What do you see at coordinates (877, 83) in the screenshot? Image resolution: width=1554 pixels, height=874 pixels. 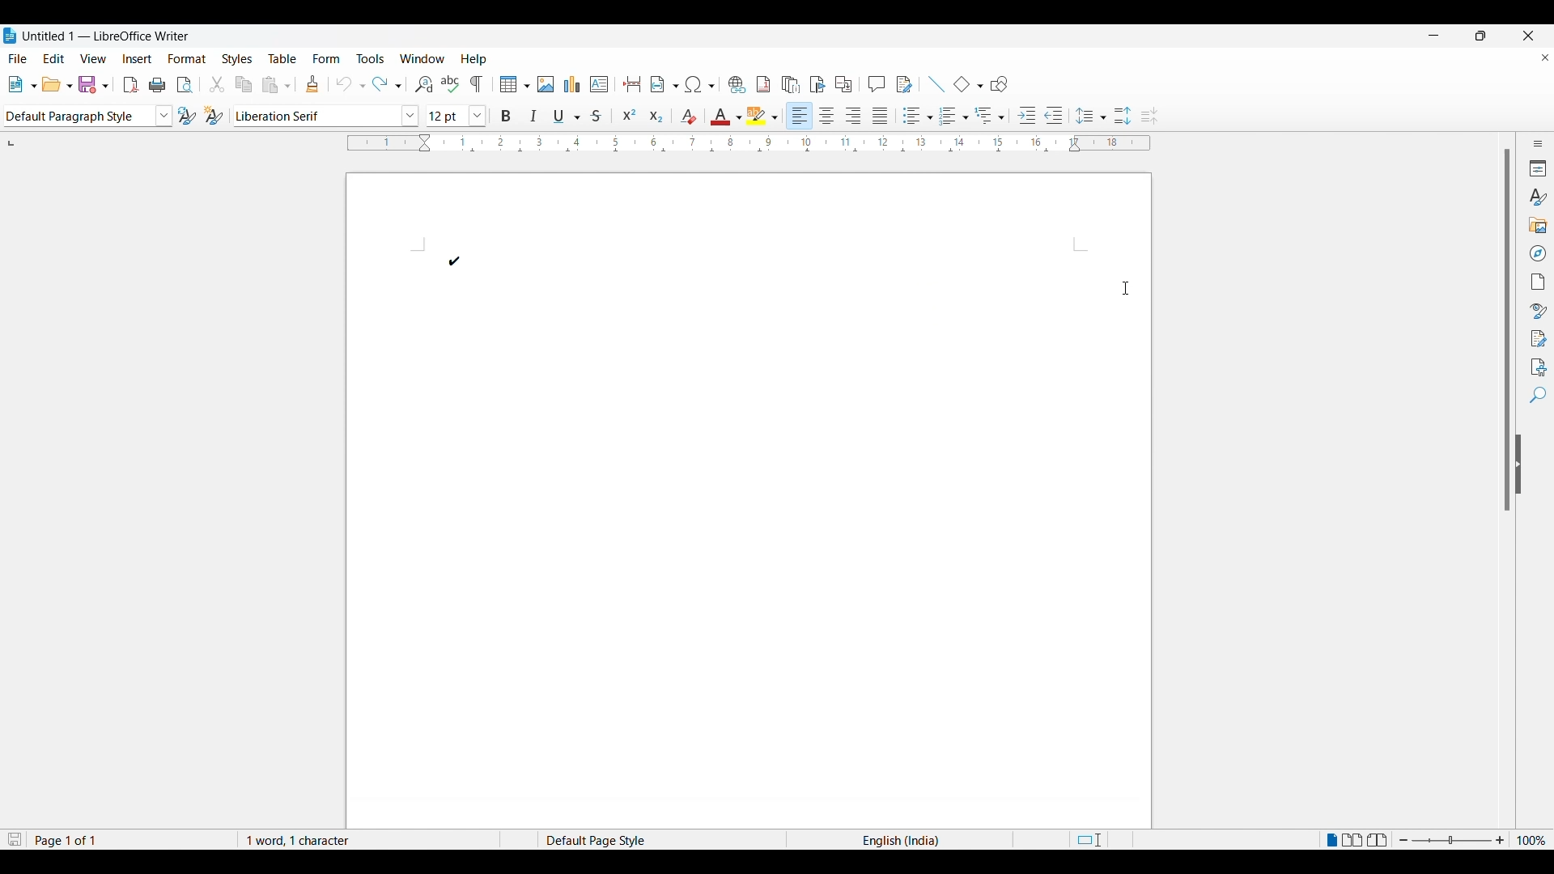 I see `comment` at bounding box center [877, 83].